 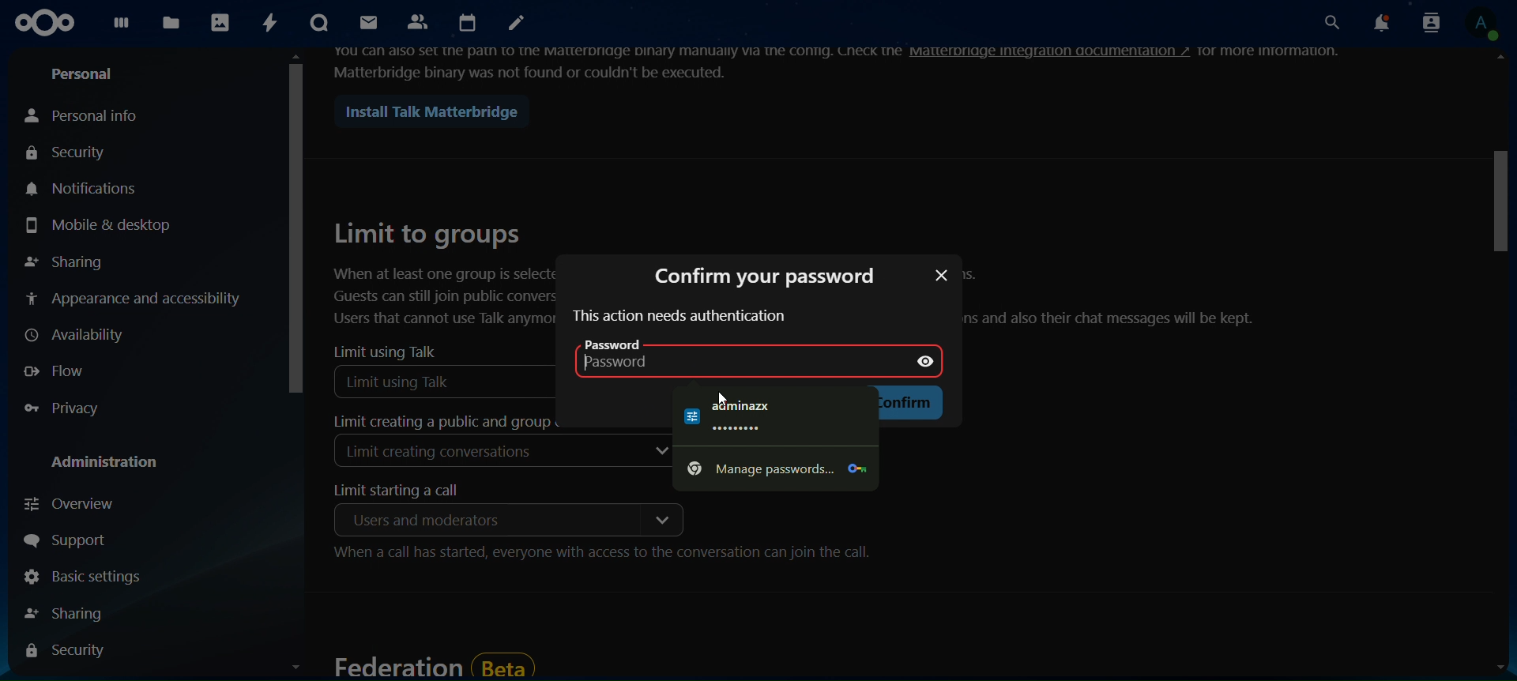 What do you see at coordinates (1051, 51) in the screenshot?
I see `hyperlink` at bounding box center [1051, 51].